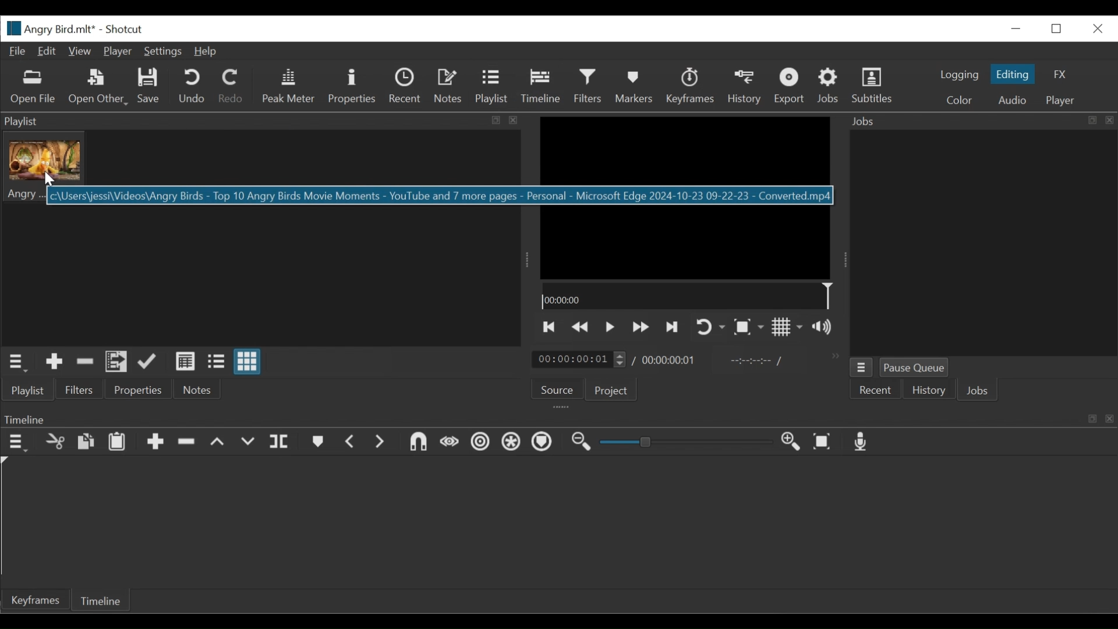 The image size is (1118, 629). Describe the element at coordinates (48, 179) in the screenshot. I see `Cursor` at that location.